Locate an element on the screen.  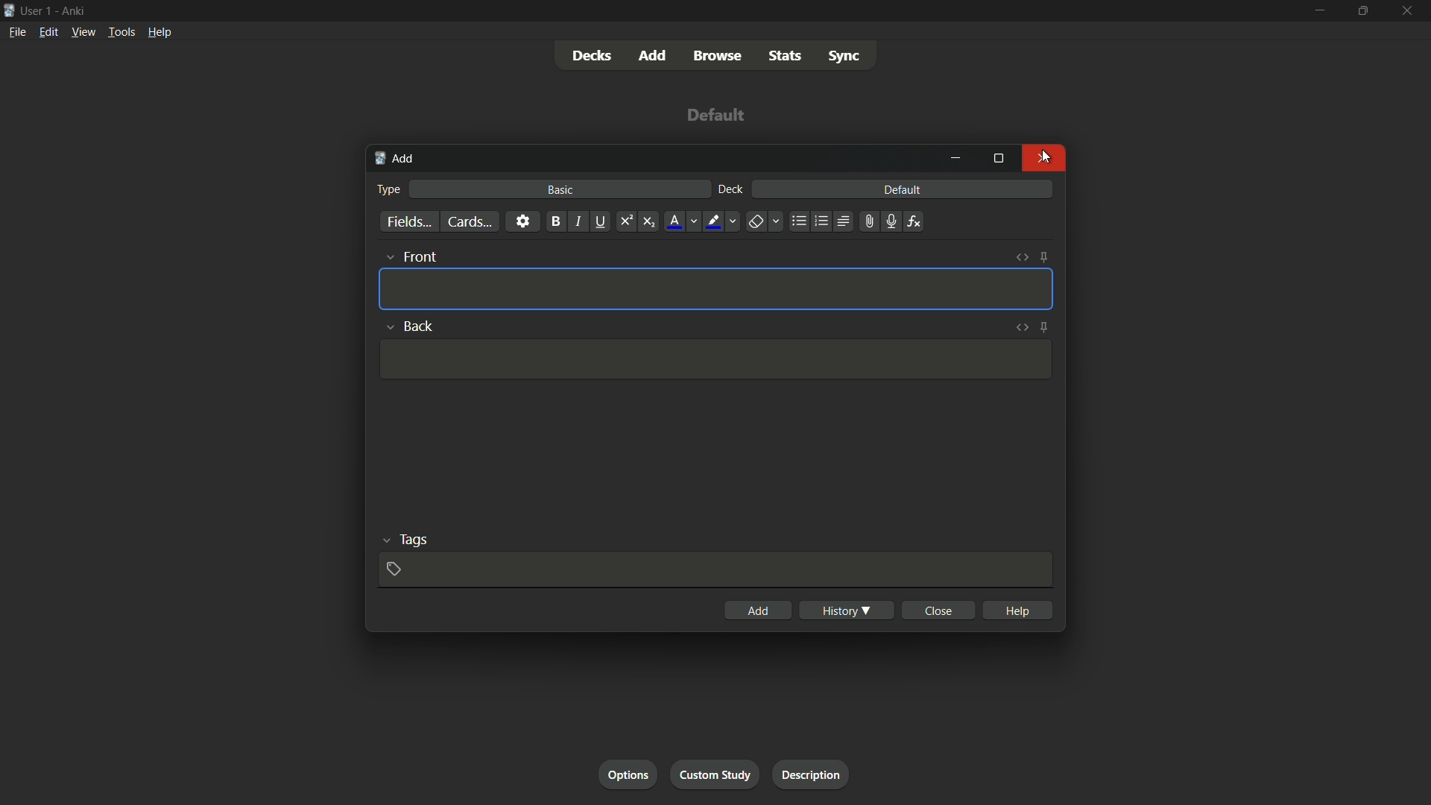
alignment is located at coordinates (844, 221).